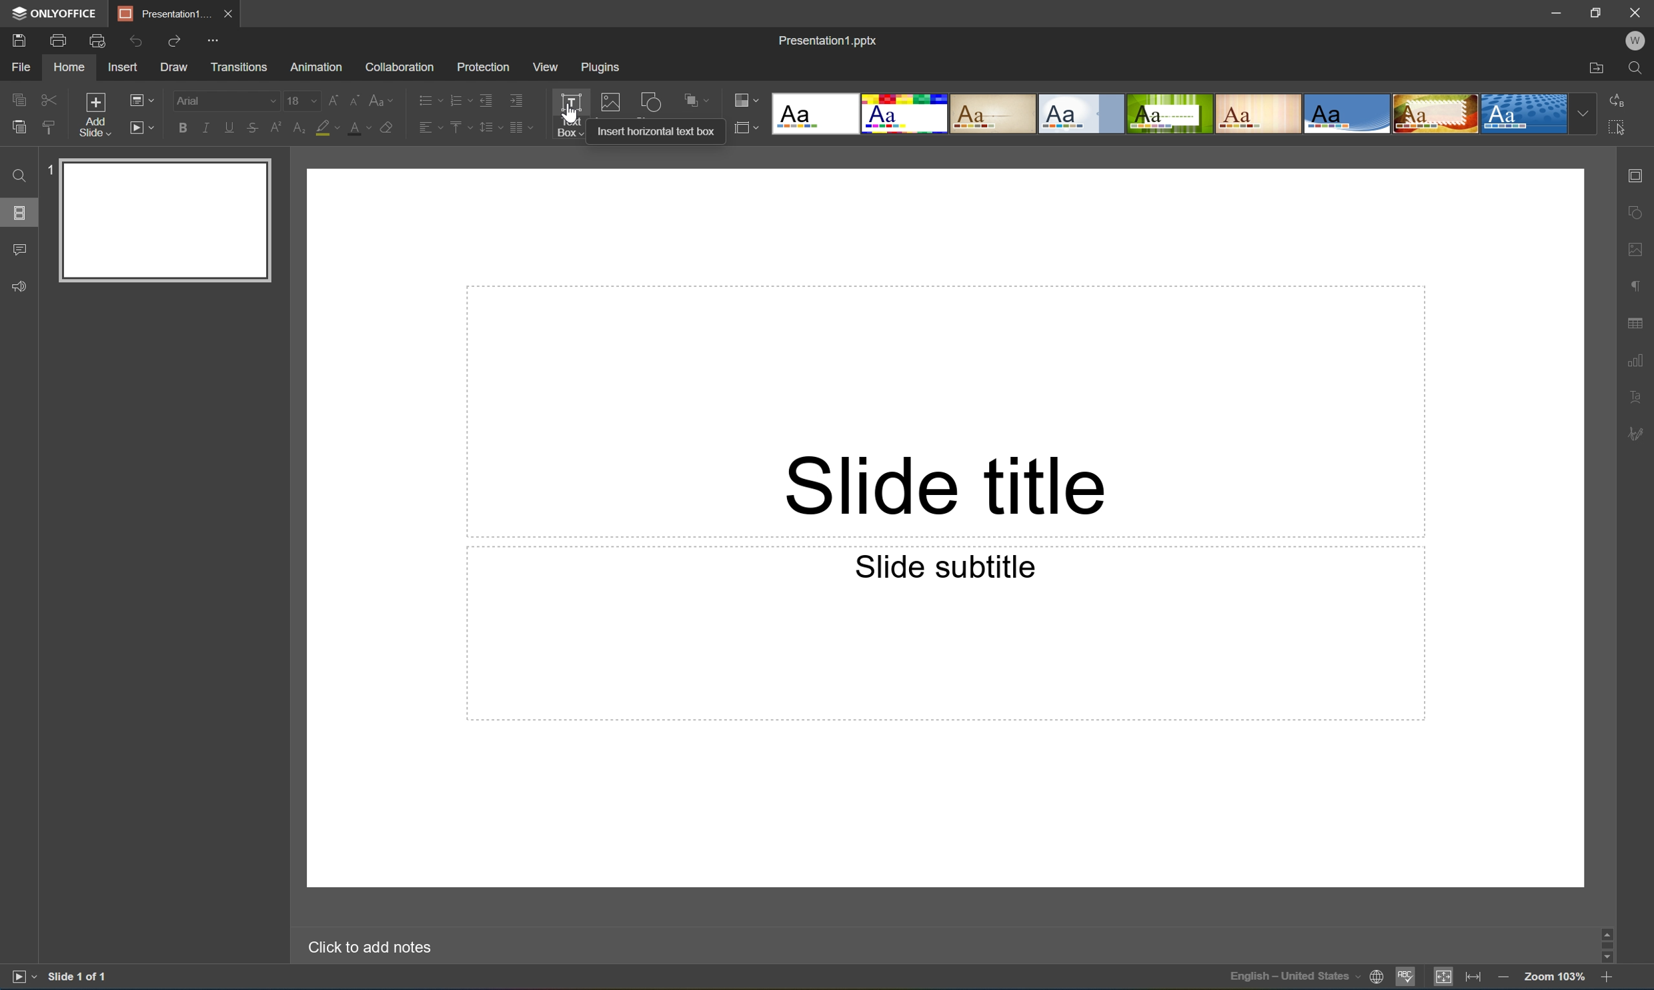 The image size is (1654, 990). Describe the element at coordinates (21, 286) in the screenshot. I see `Feedback & Support` at that location.